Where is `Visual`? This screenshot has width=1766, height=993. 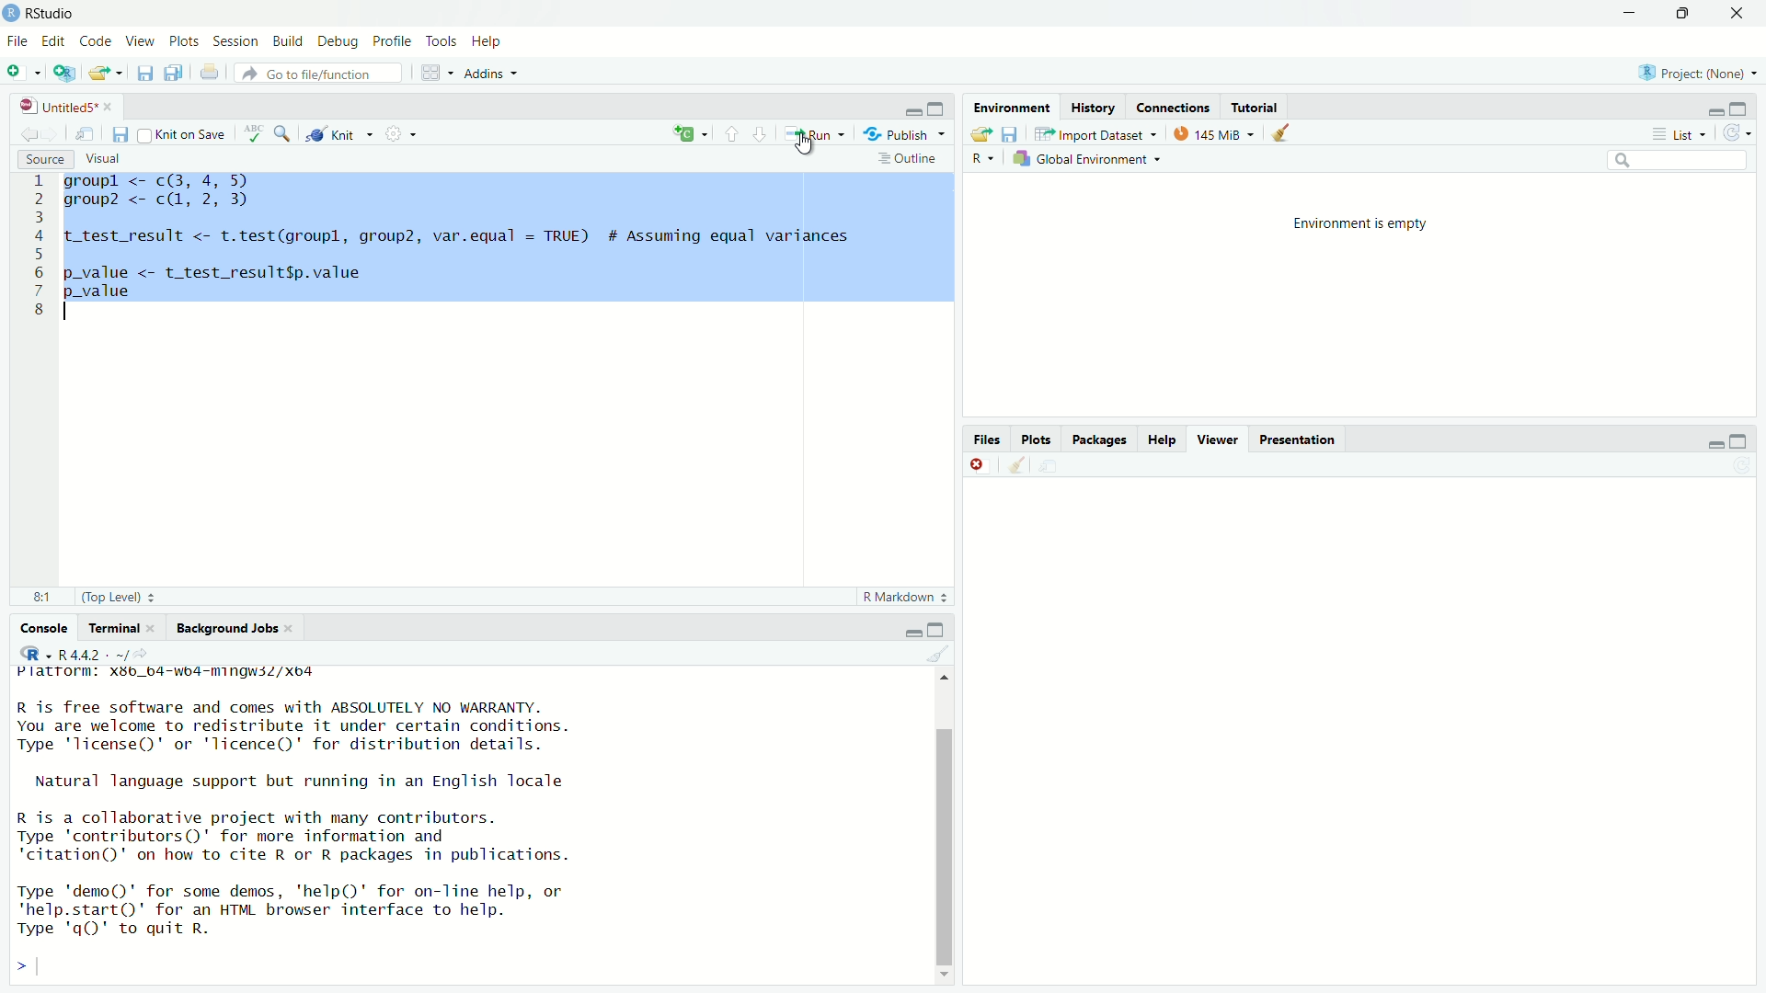 Visual is located at coordinates (108, 159).